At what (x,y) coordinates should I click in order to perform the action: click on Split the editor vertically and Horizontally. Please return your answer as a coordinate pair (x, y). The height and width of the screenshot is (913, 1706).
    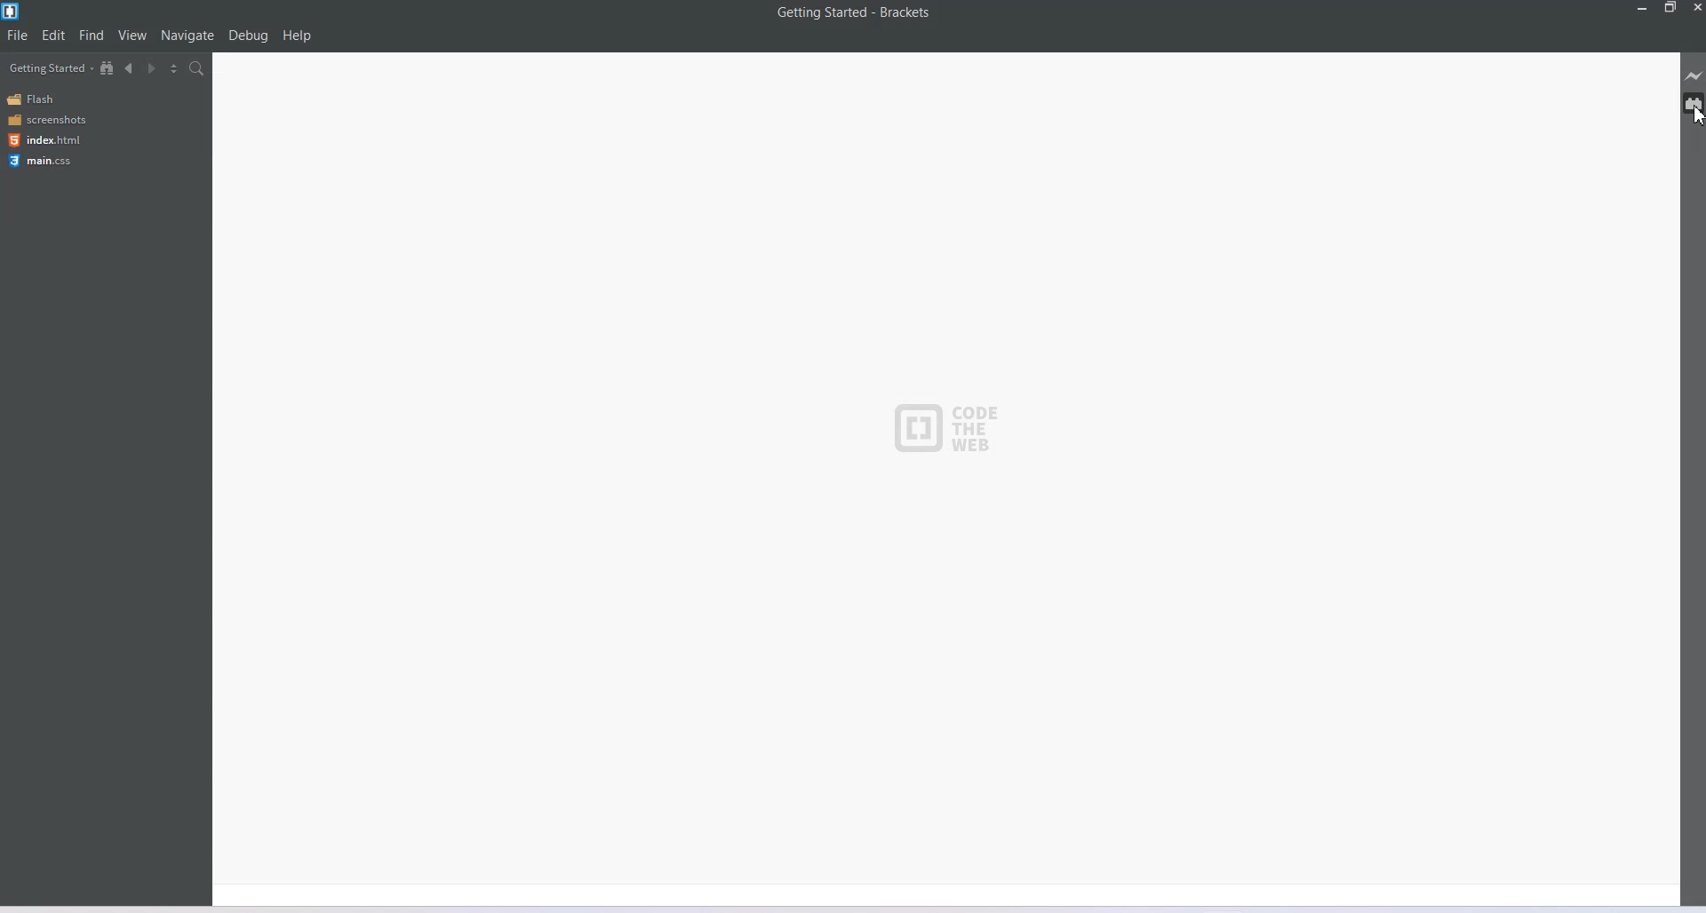
    Looking at the image, I should click on (174, 67).